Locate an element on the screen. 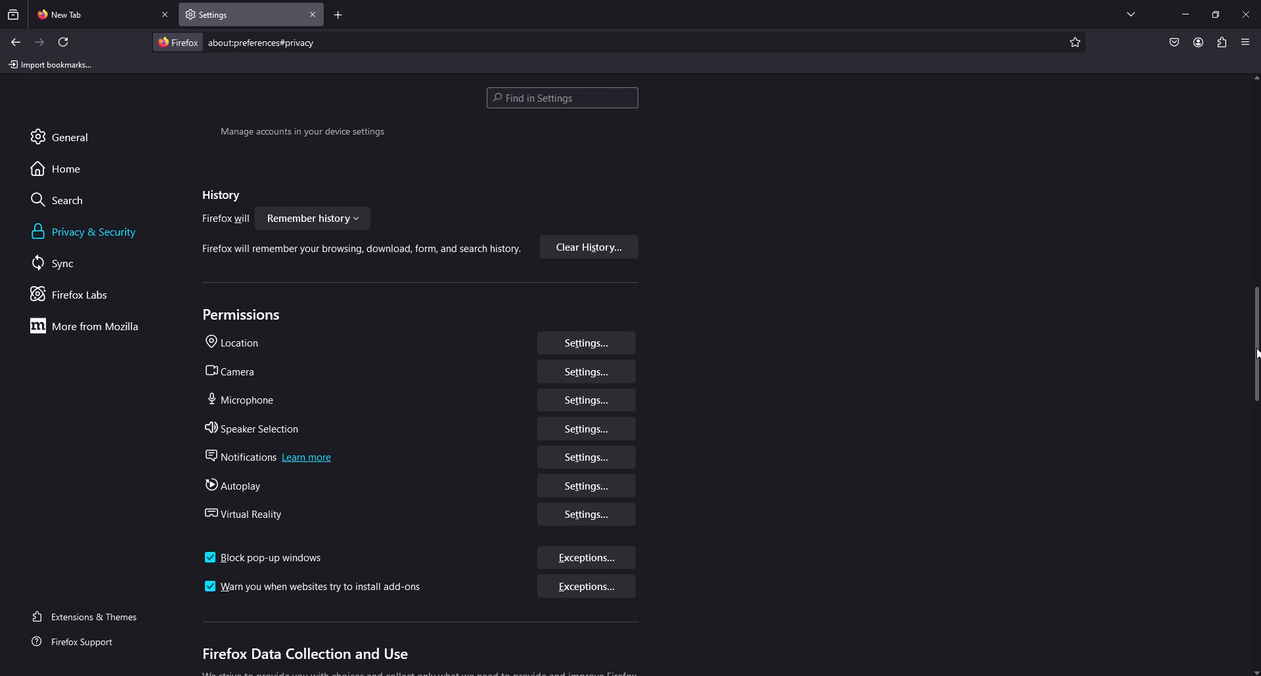 This screenshot has height=676, width=1261. save to pocket is located at coordinates (1174, 43).